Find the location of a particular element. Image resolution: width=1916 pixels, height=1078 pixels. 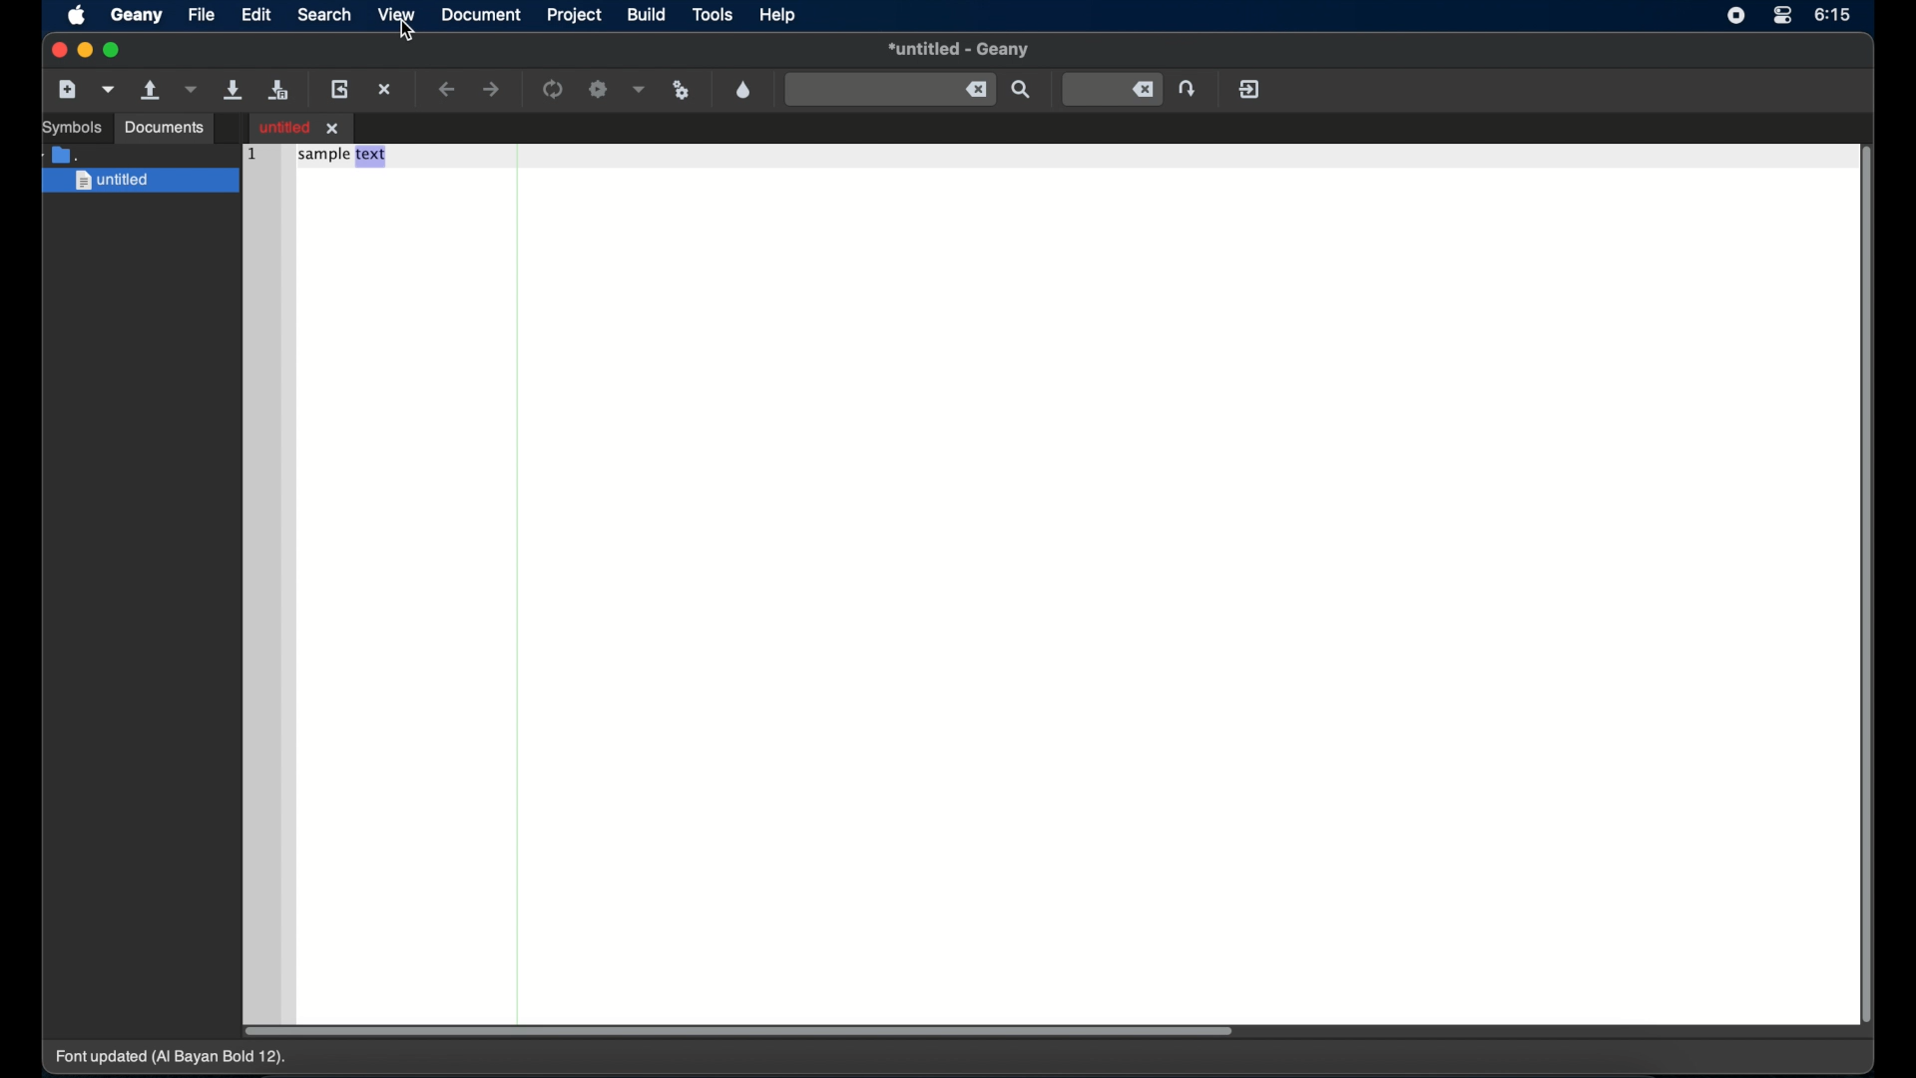

jump to entered line number is located at coordinates (1113, 90).